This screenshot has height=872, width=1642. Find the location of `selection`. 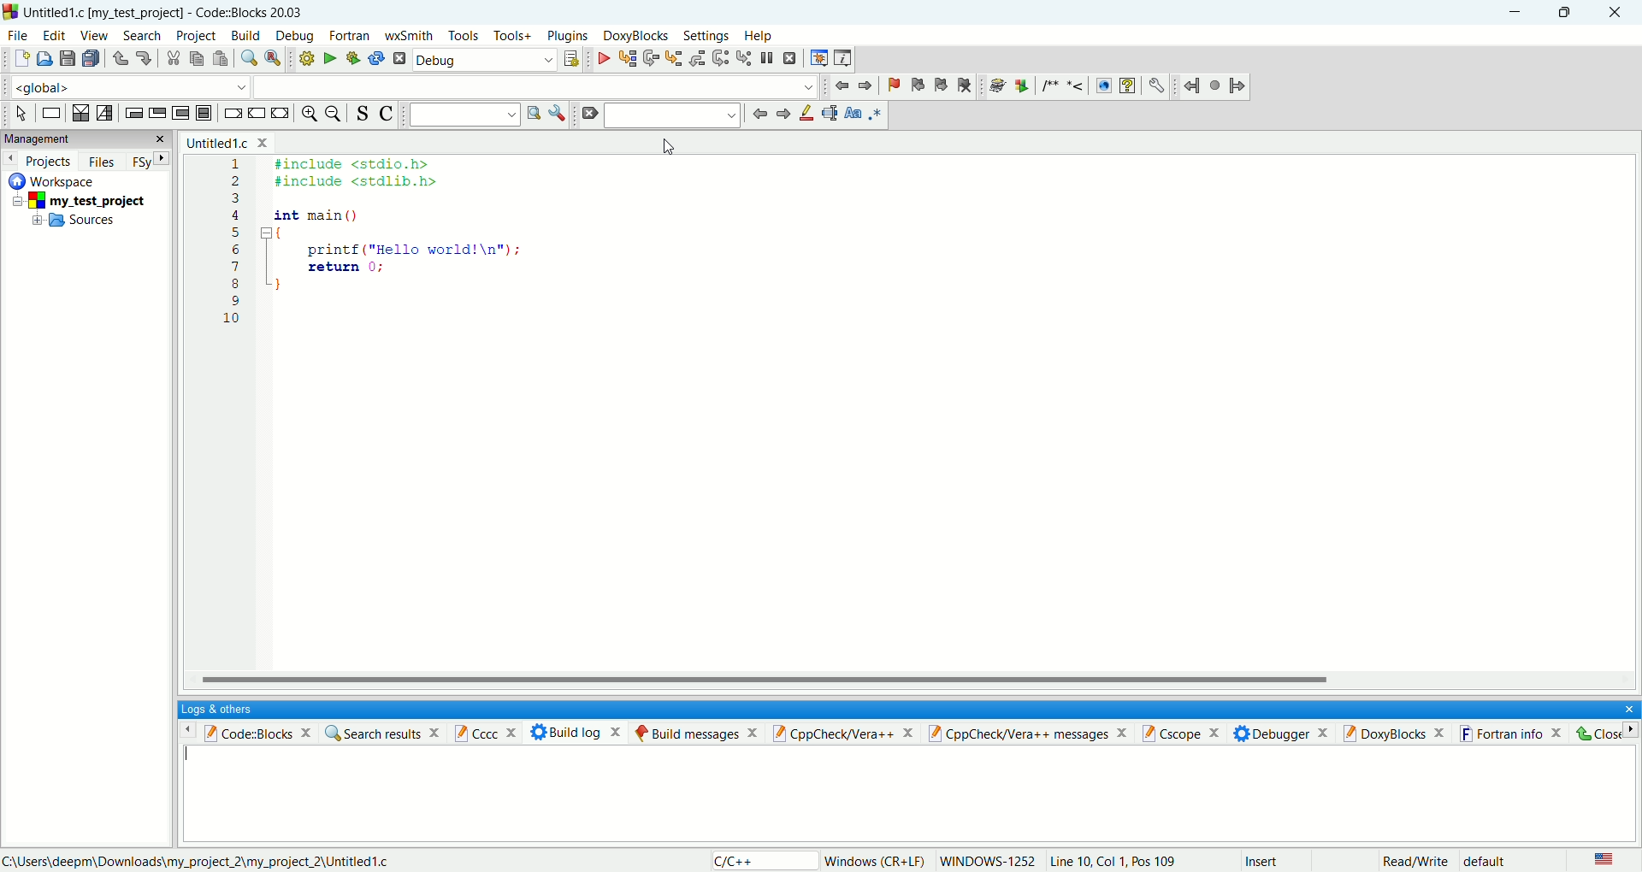

selection is located at coordinates (103, 114).